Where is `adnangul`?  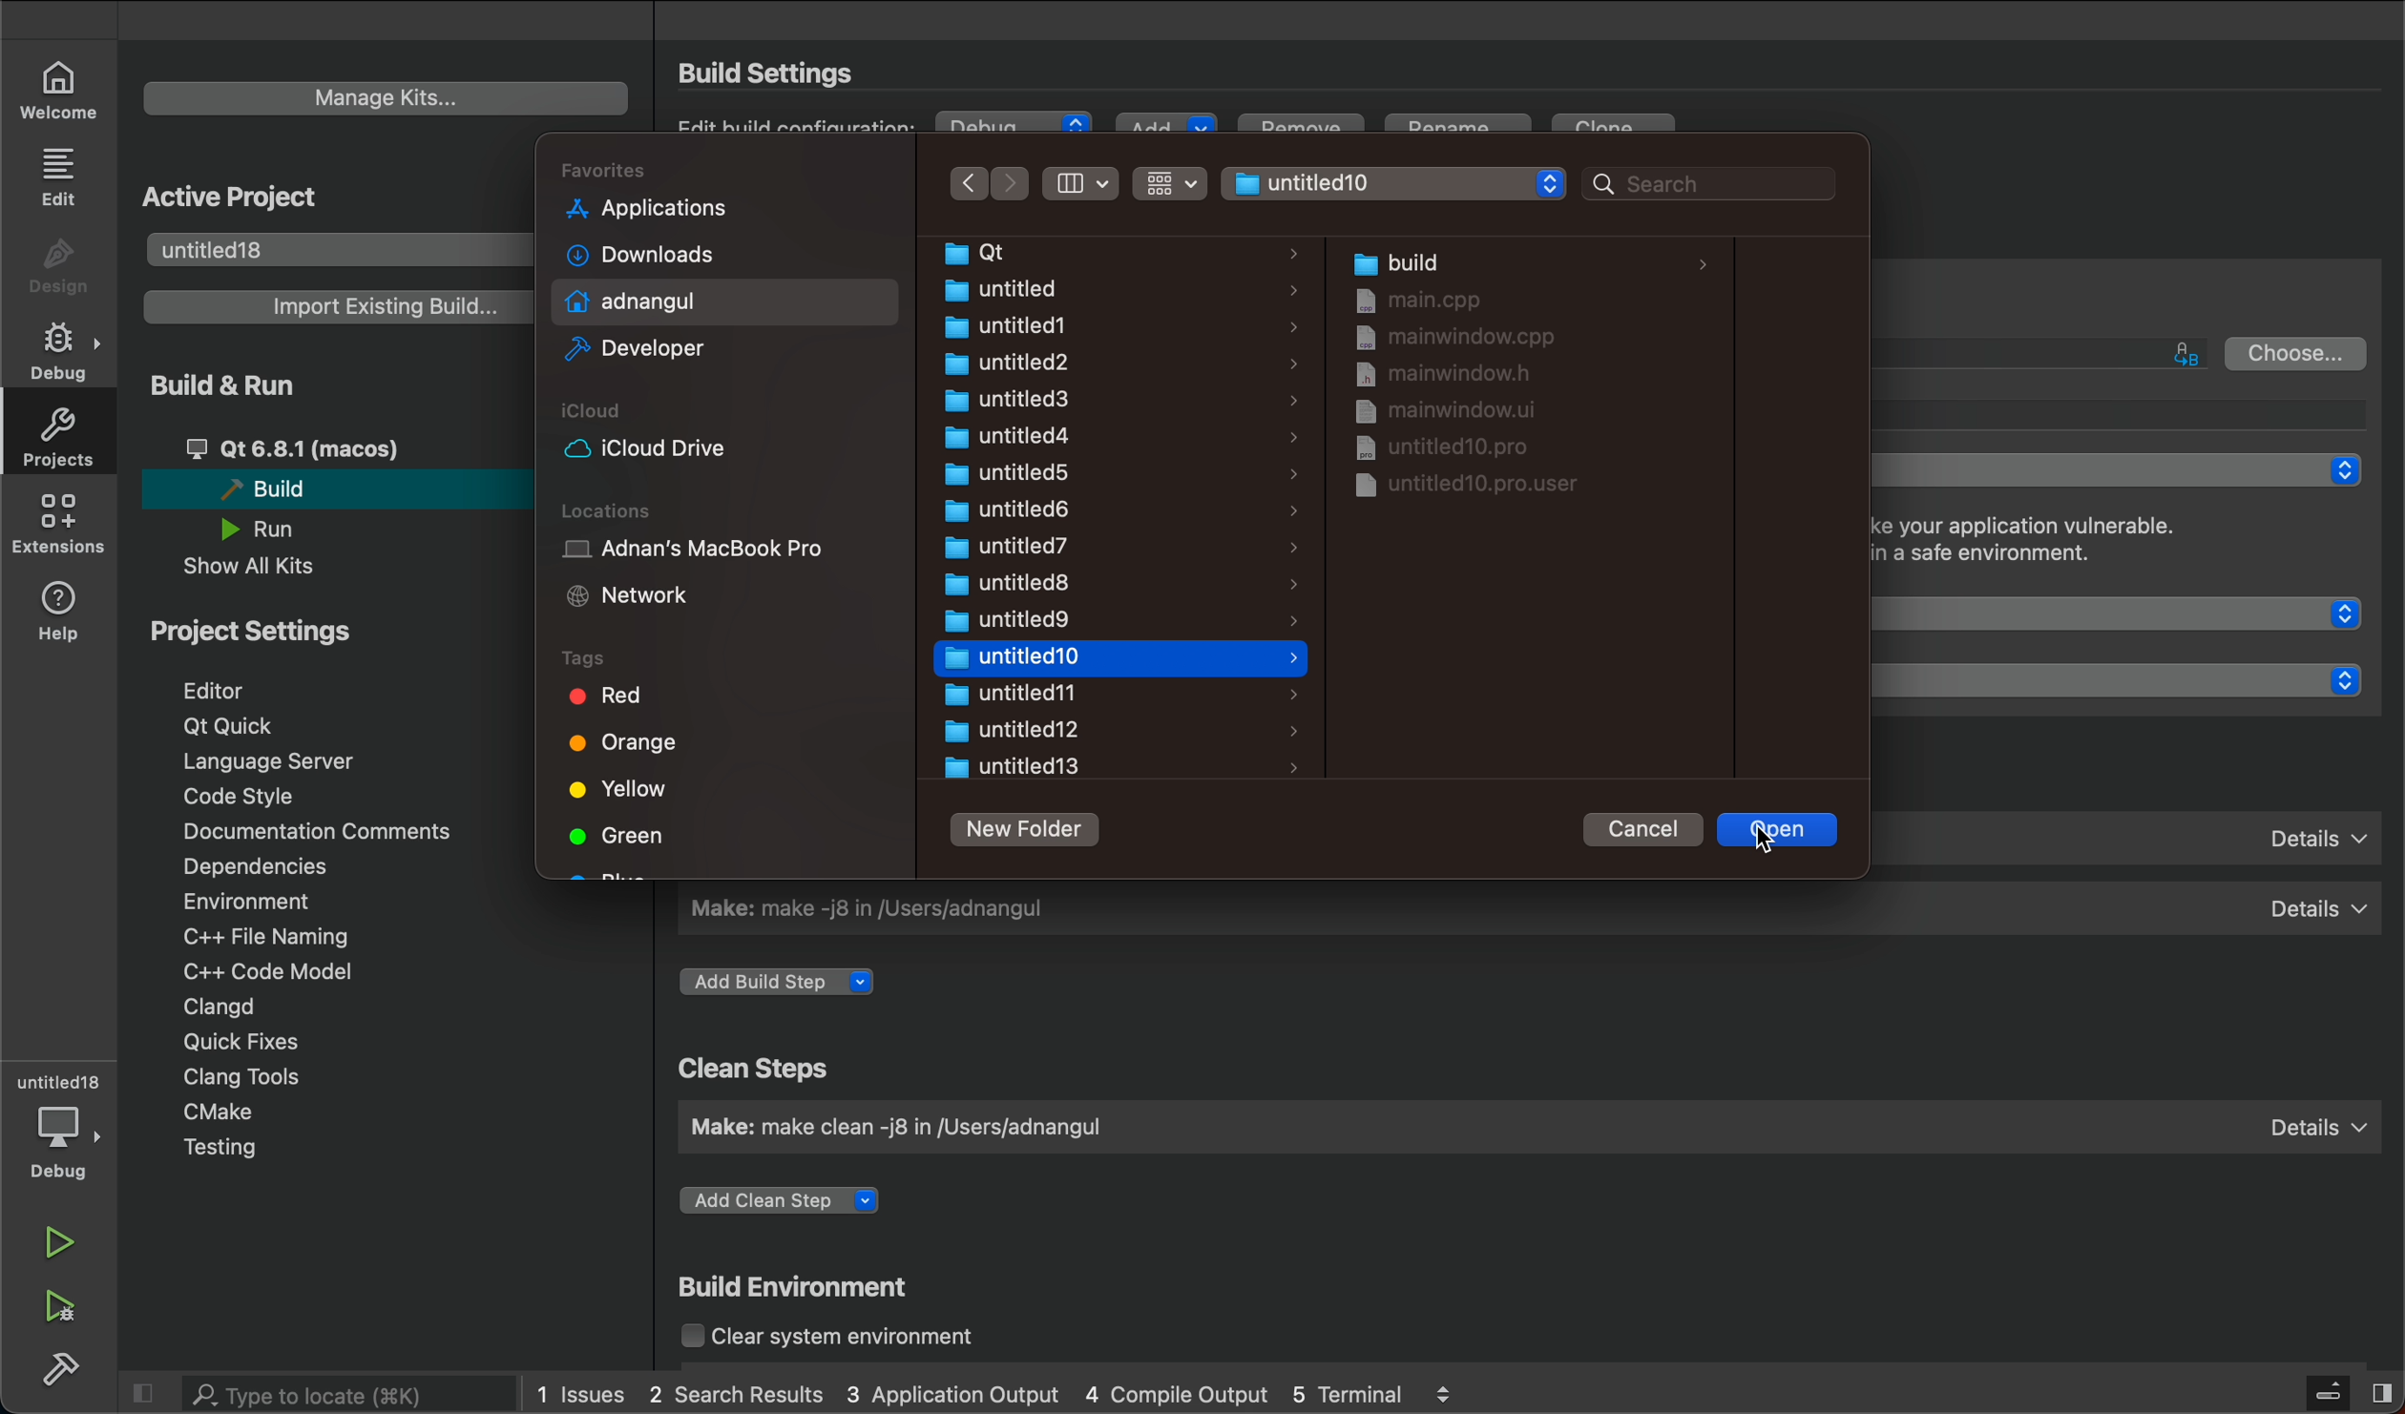
adnangul is located at coordinates (636, 299).